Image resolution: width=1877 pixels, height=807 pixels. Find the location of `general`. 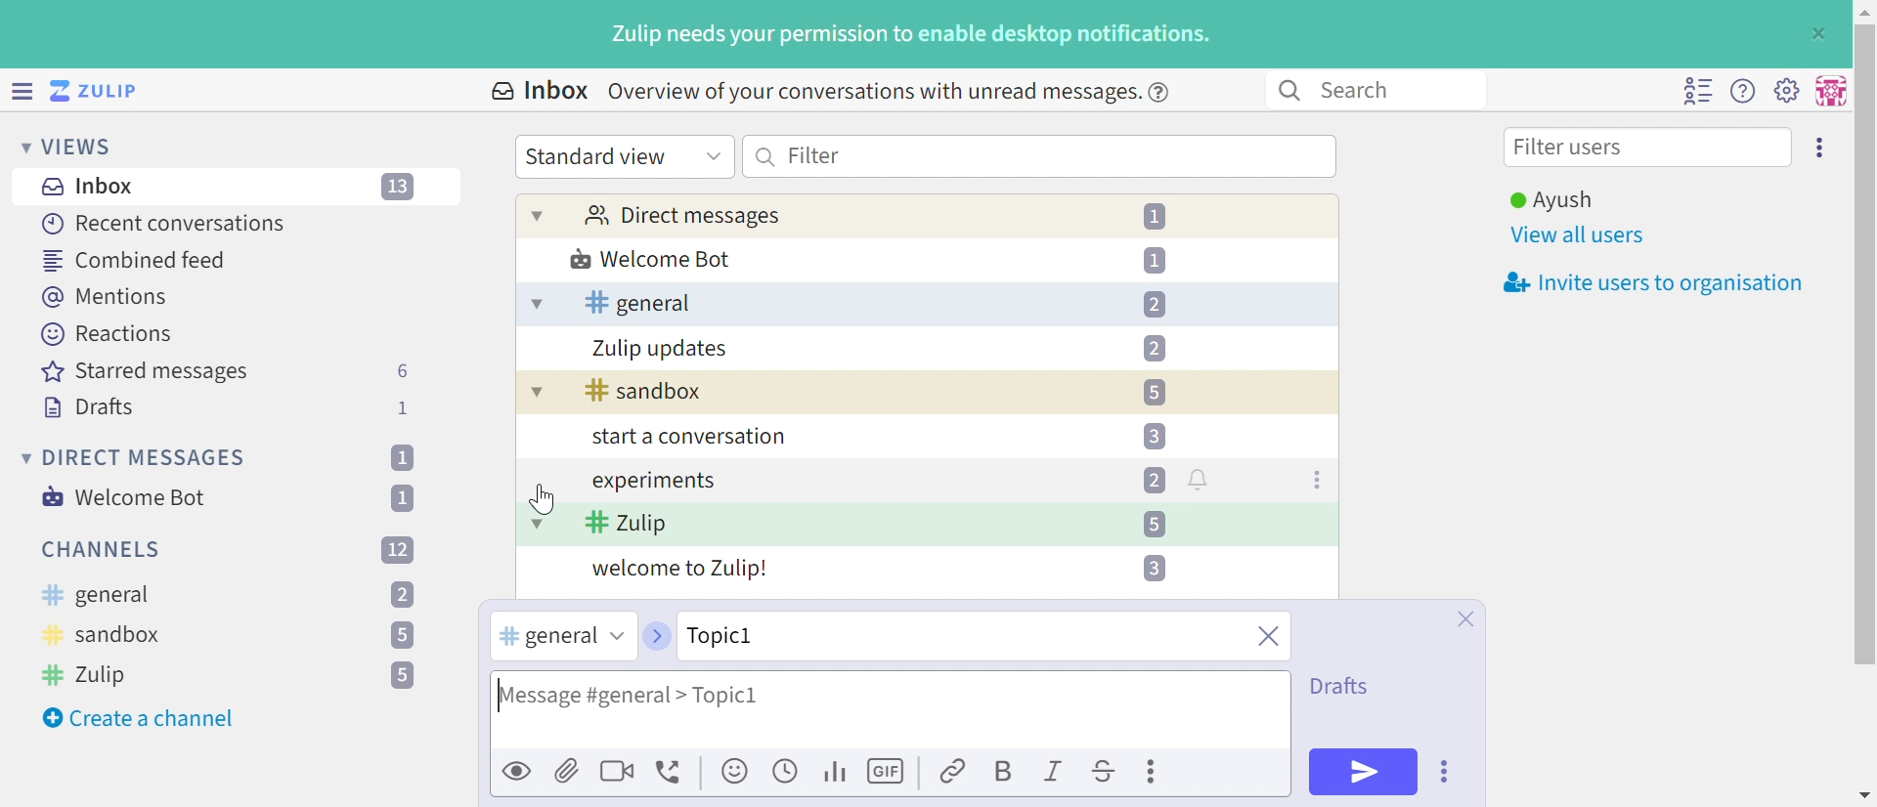

general is located at coordinates (95, 596).